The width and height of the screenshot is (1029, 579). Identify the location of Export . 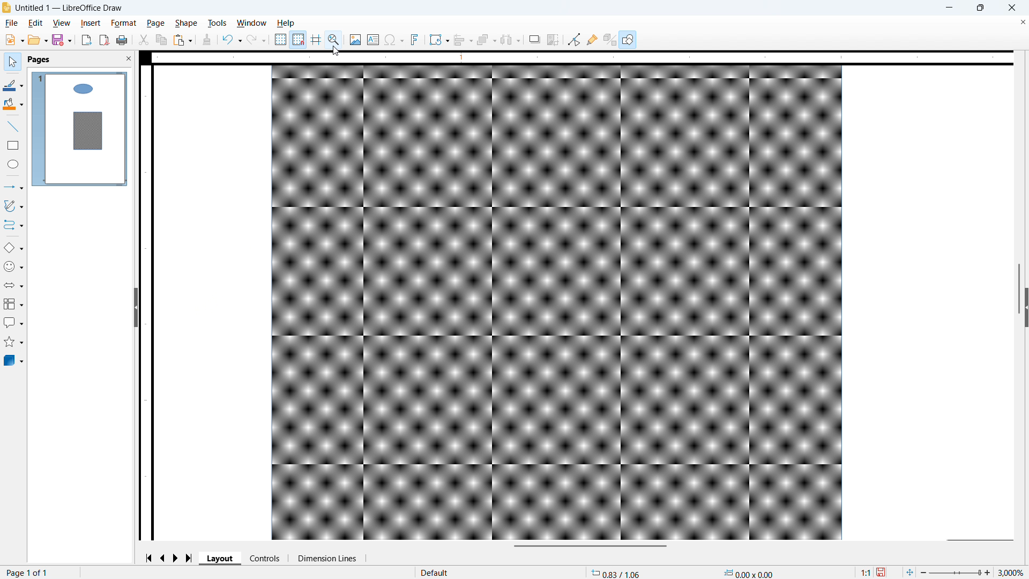
(86, 40).